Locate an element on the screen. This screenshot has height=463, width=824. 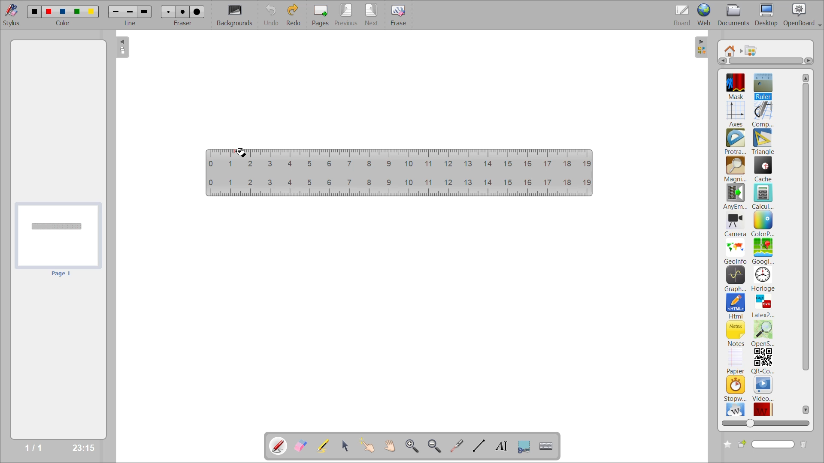
calculator is located at coordinates (764, 196).